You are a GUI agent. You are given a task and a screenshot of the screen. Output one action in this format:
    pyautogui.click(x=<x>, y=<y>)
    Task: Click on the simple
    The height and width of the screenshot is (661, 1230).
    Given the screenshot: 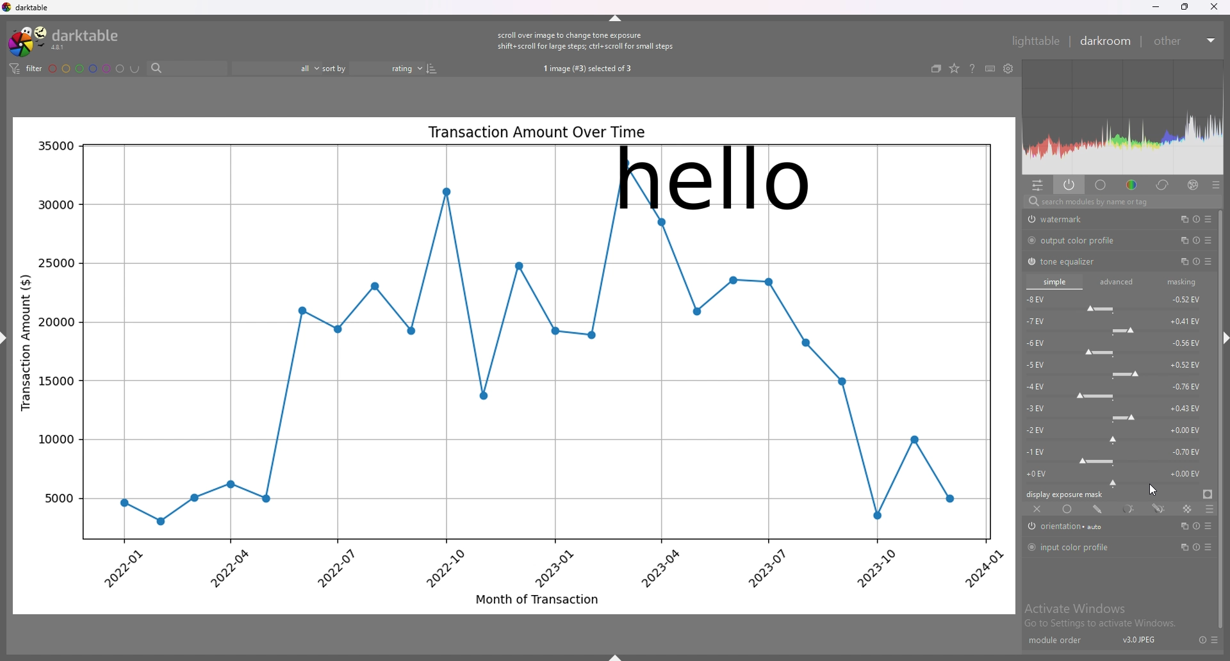 What is the action you would take?
    pyautogui.click(x=1054, y=281)
    